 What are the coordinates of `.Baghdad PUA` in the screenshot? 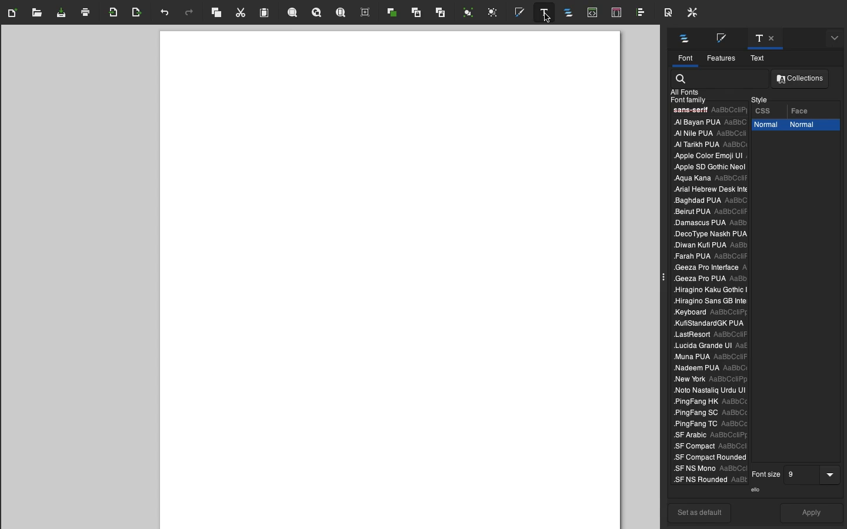 It's located at (713, 200).